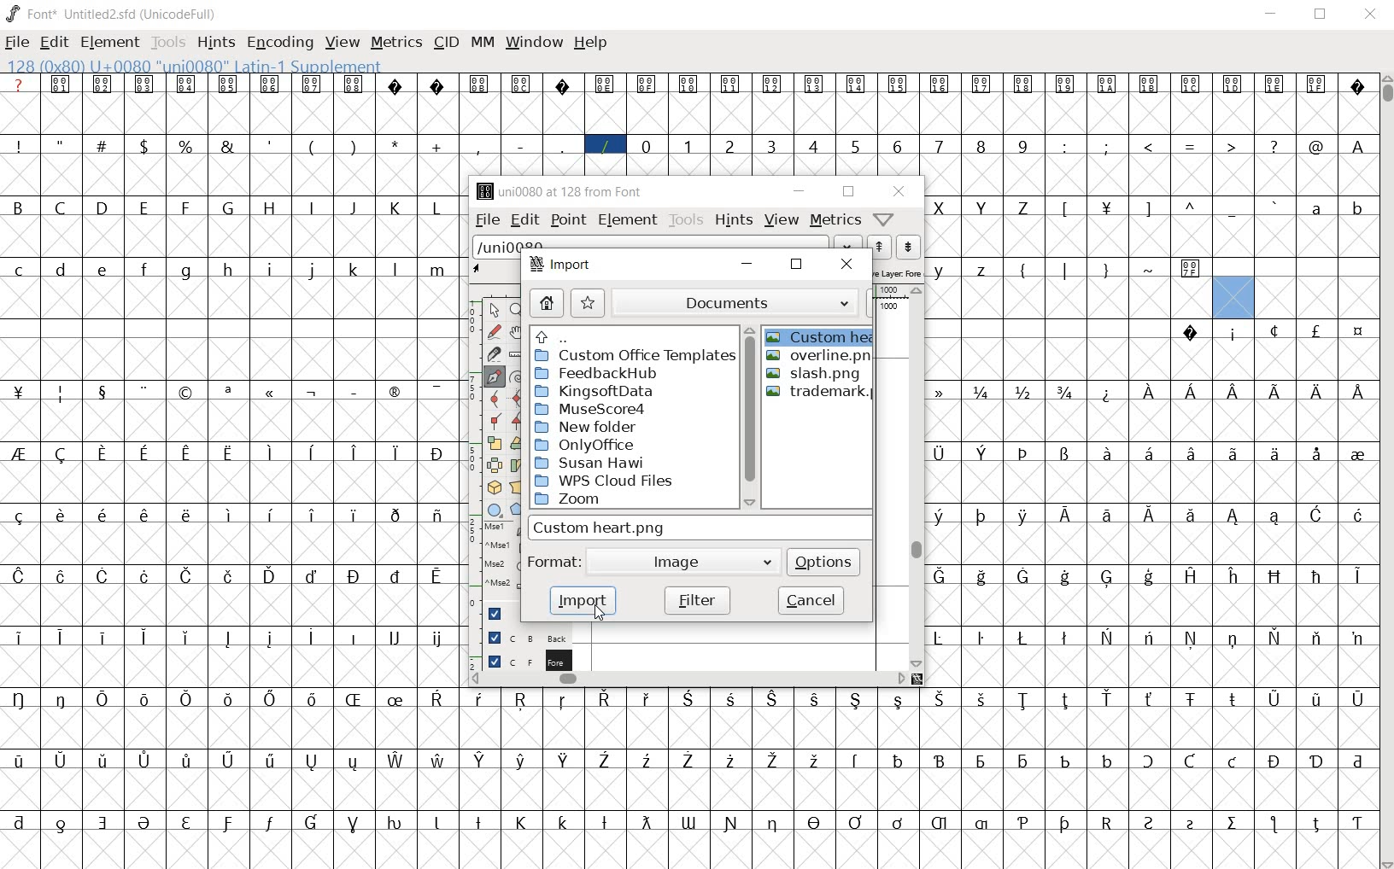  I want to click on font name, so click(100, 11).